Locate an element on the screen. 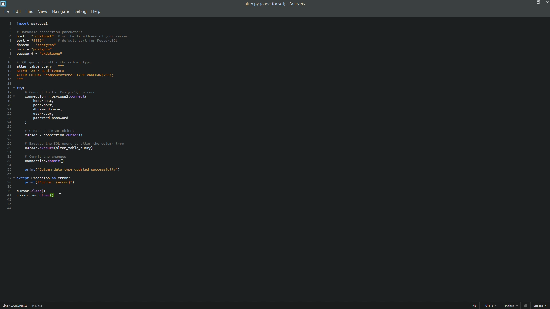 The image size is (550, 309). help menu is located at coordinates (96, 11).